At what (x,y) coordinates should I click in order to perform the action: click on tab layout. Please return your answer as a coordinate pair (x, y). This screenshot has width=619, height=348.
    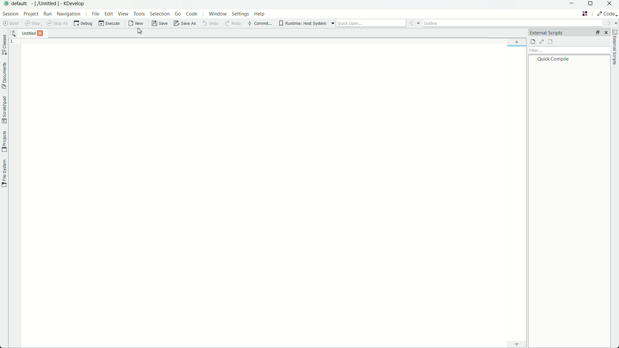
    Looking at the image, I should click on (585, 15).